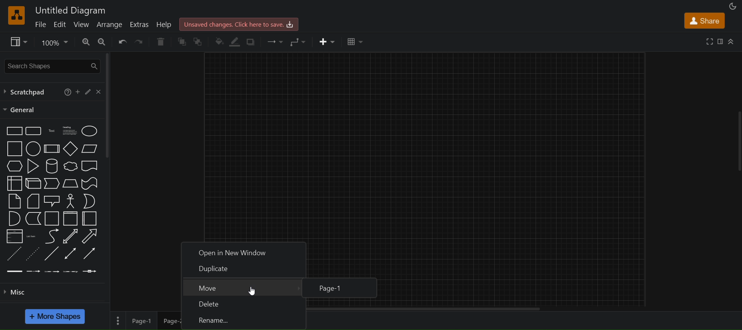  What do you see at coordinates (13, 183) in the screenshot?
I see `internal storage` at bounding box center [13, 183].